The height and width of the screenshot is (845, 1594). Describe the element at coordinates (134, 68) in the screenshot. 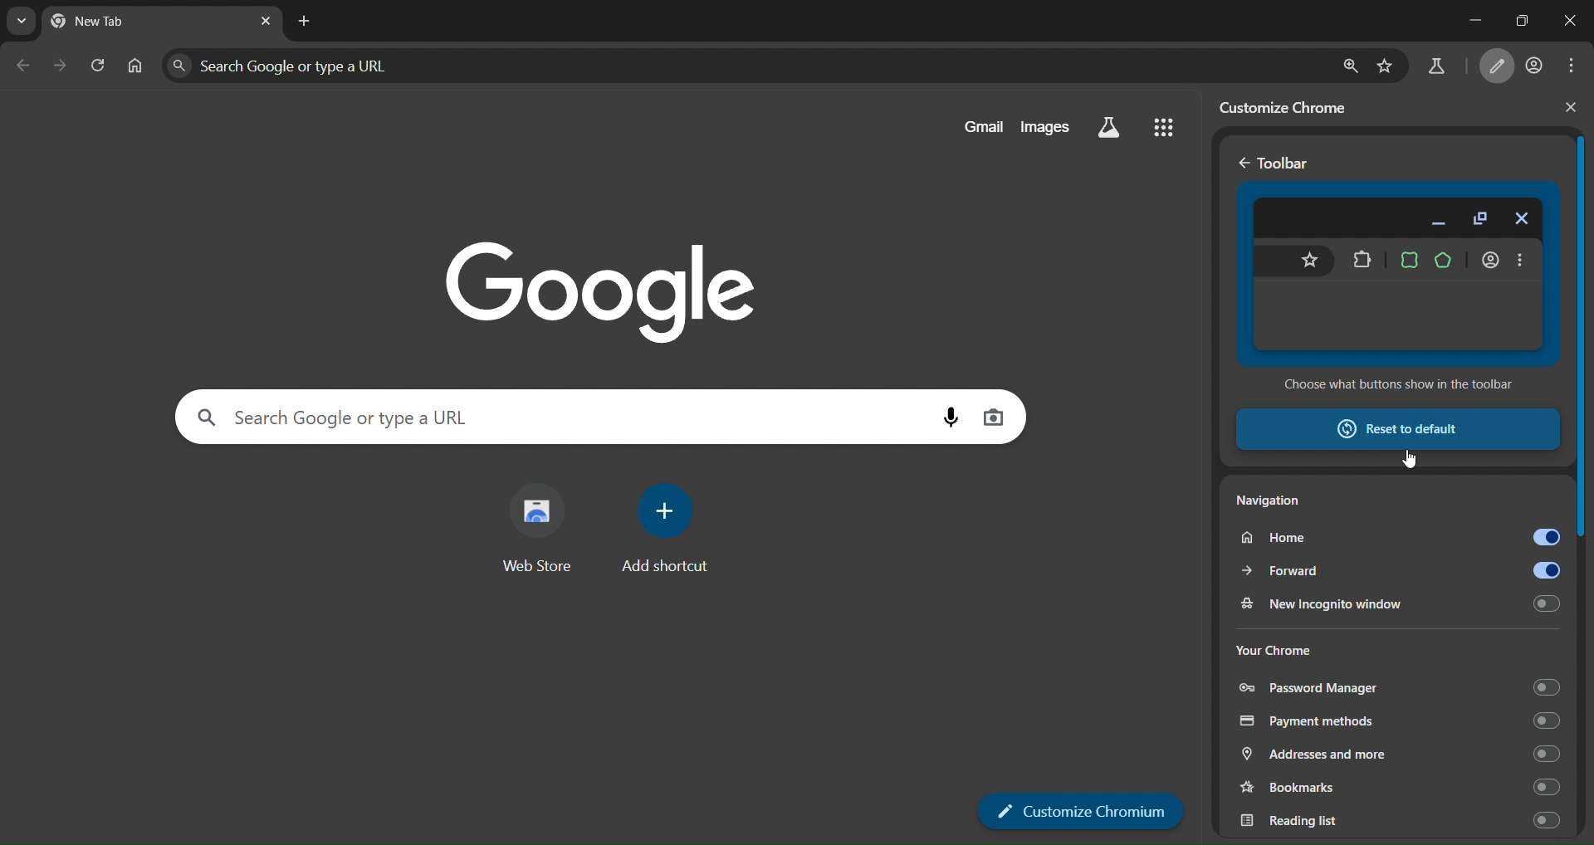

I see `home` at that location.